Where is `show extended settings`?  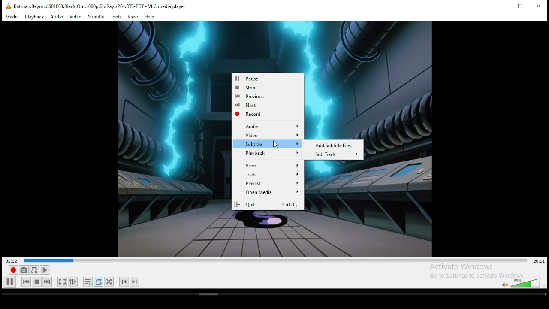 show extended settings is located at coordinates (73, 282).